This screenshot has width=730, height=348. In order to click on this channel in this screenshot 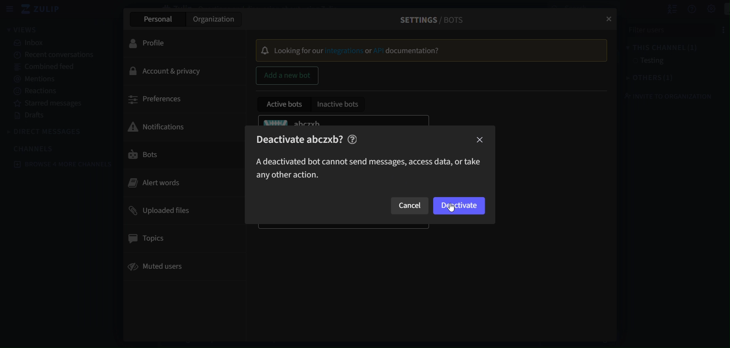, I will do `click(658, 47)`.